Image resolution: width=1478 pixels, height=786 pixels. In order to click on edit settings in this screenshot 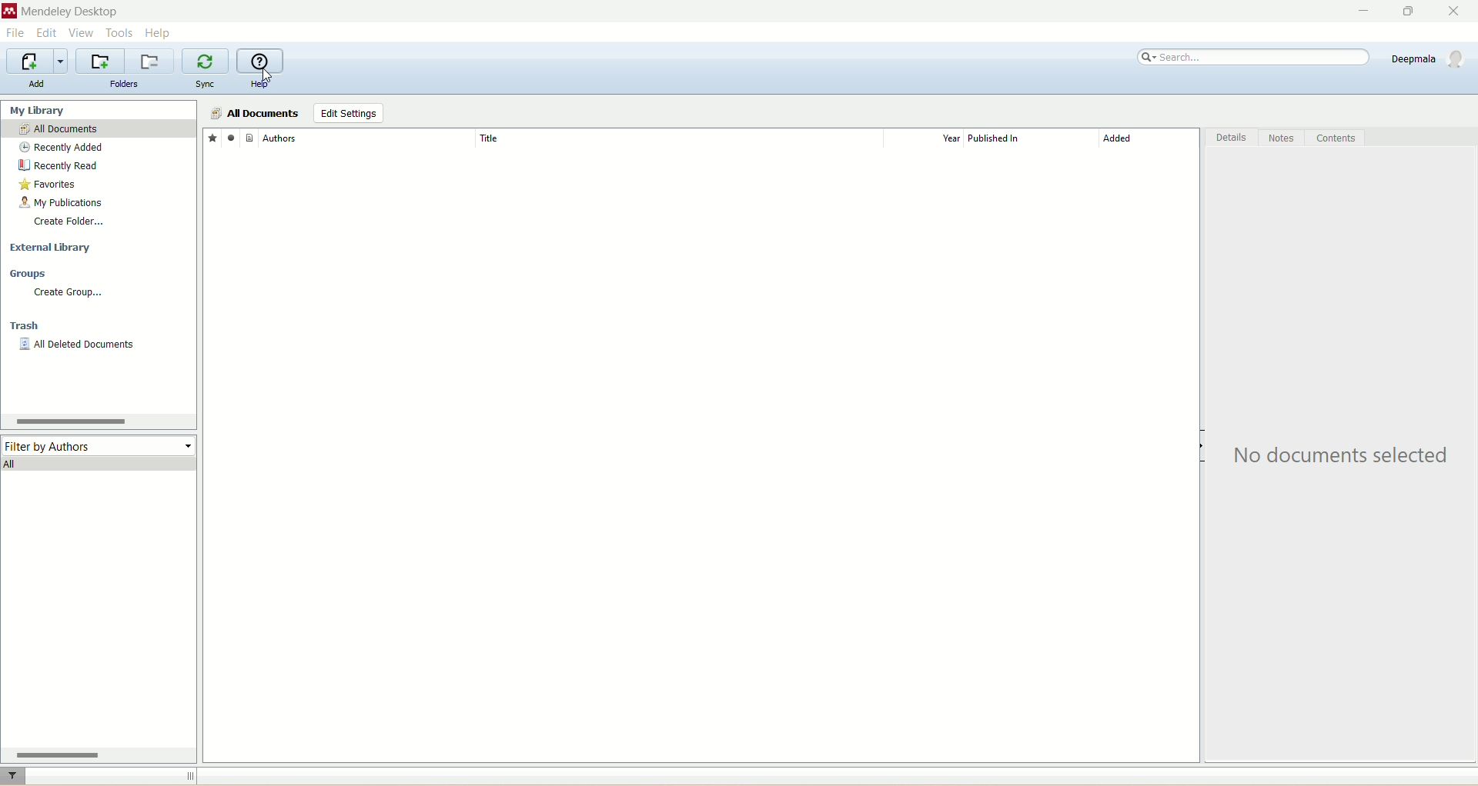, I will do `click(348, 112)`.